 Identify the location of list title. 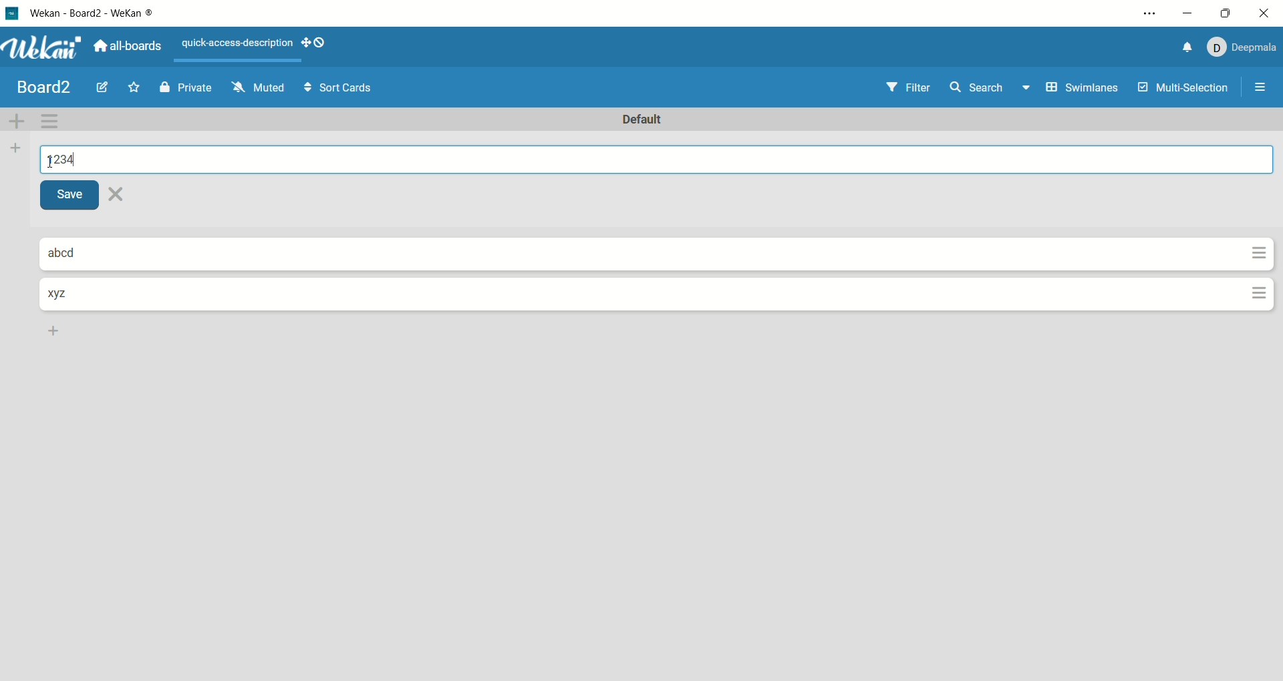
(74, 254).